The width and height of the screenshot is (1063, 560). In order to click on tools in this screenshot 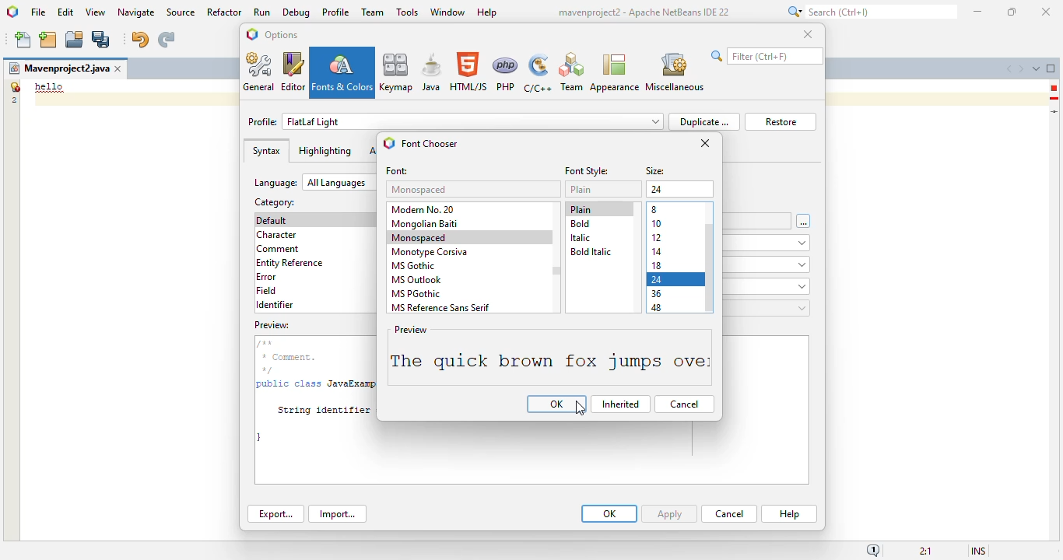, I will do `click(407, 12)`.